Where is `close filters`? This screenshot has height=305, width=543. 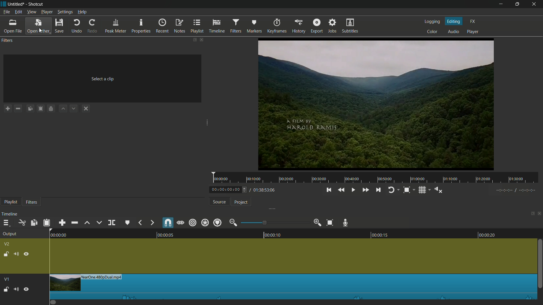
close filters is located at coordinates (202, 40).